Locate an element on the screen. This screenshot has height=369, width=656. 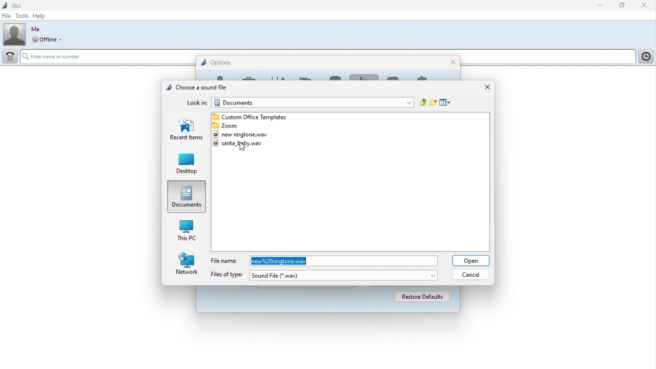
zoom is located at coordinates (237, 126).